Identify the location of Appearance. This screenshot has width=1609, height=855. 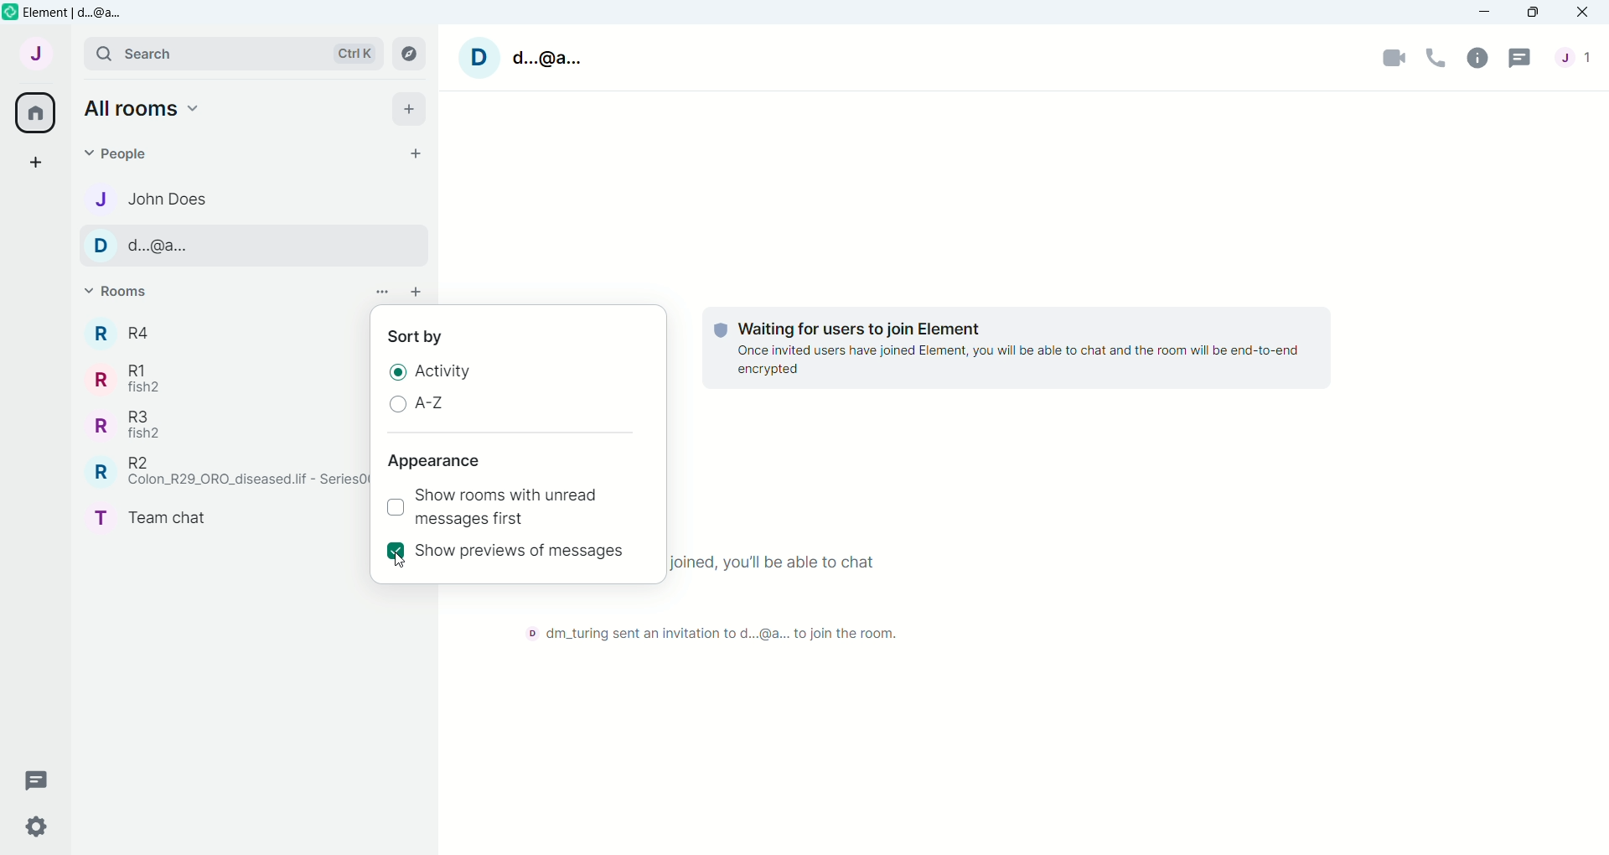
(436, 461).